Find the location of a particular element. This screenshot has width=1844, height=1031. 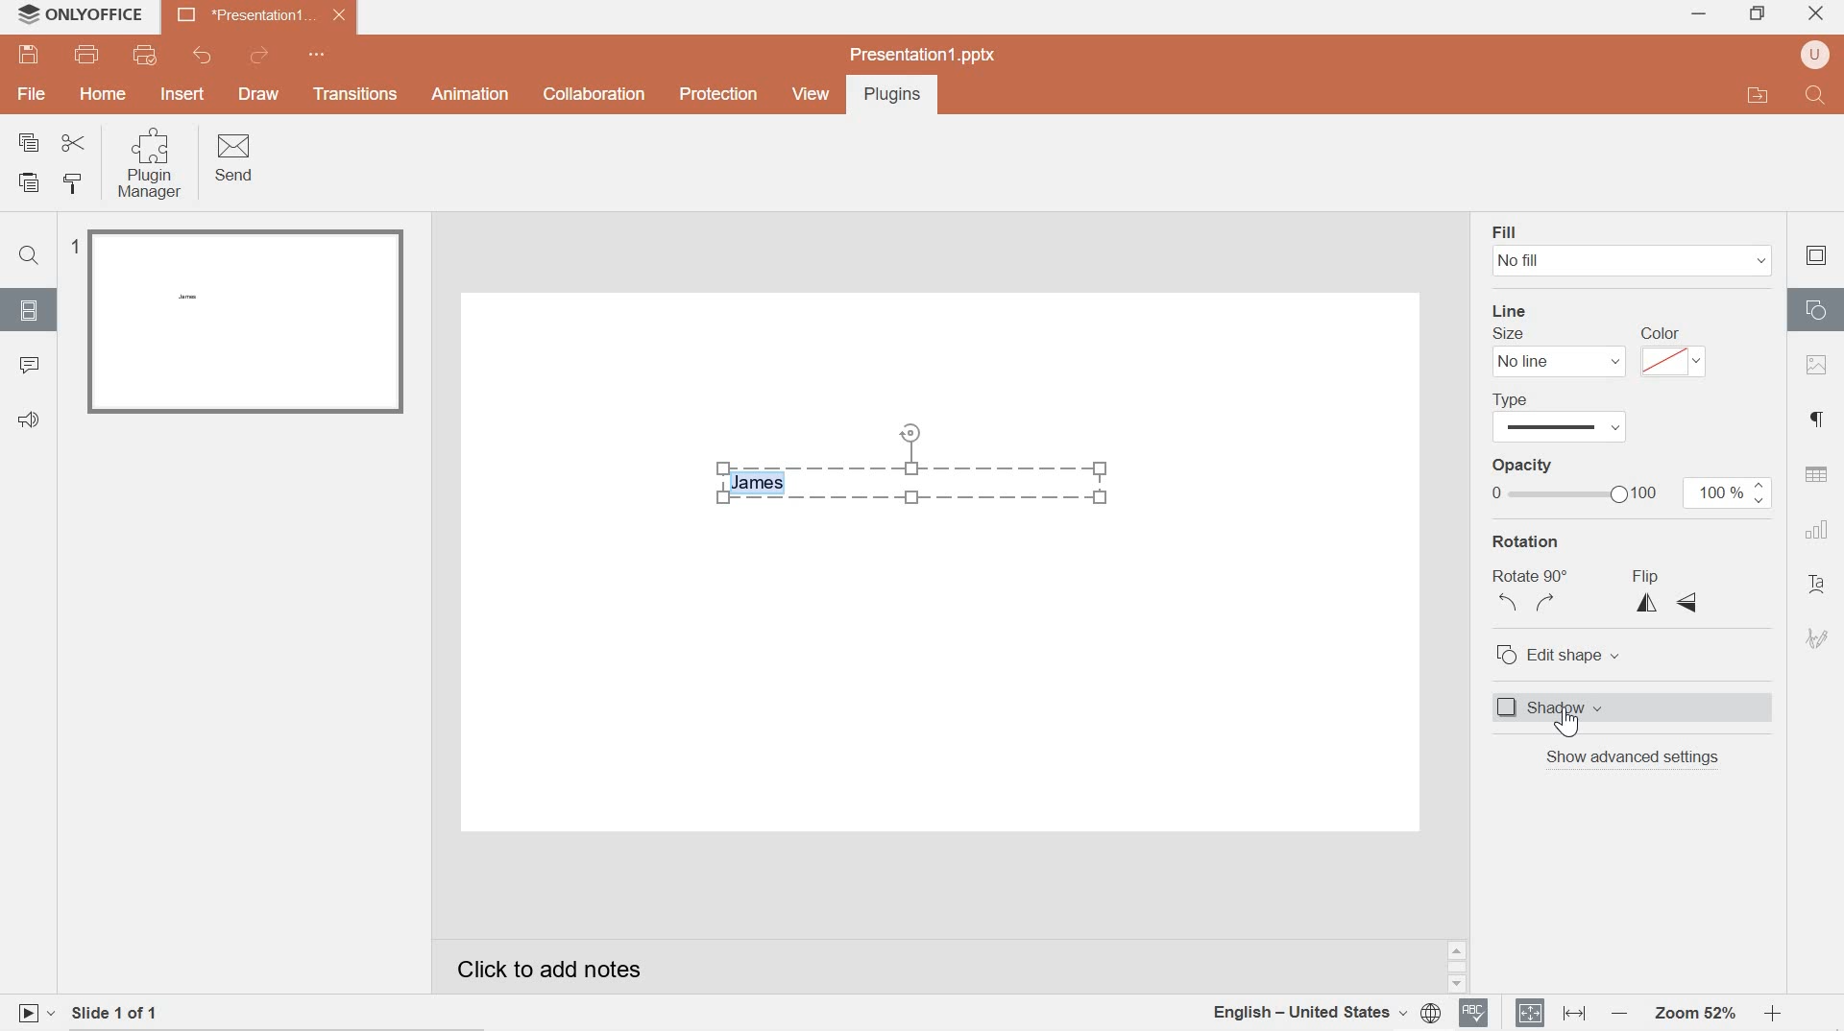

highlighted text is located at coordinates (767, 481).